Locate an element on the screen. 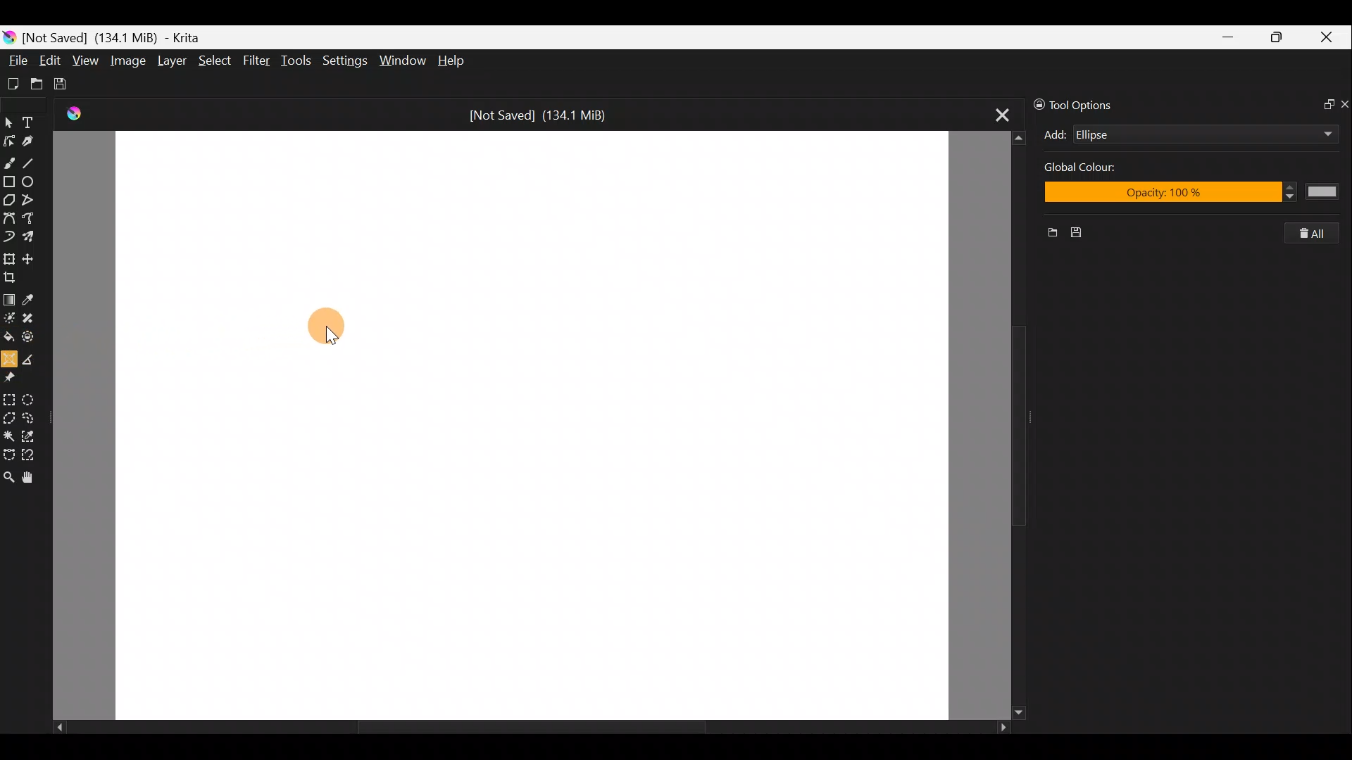 The height and width of the screenshot is (760, 1352). Scroll bar is located at coordinates (520, 728).